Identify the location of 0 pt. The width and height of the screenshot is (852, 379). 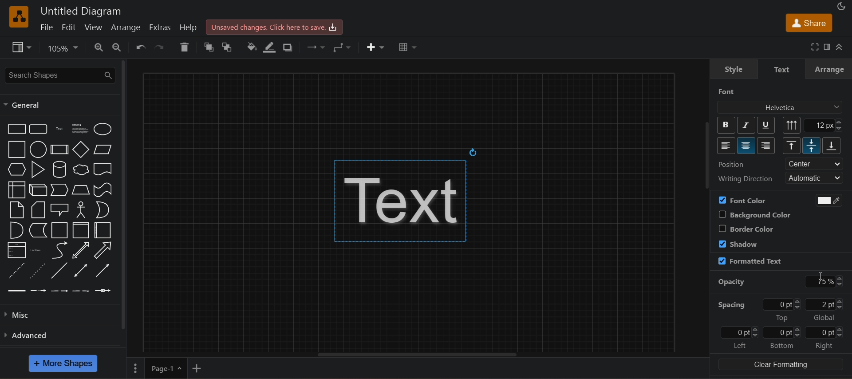
(782, 333).